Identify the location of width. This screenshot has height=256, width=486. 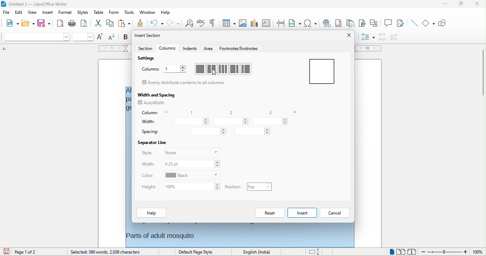
(148, 164).